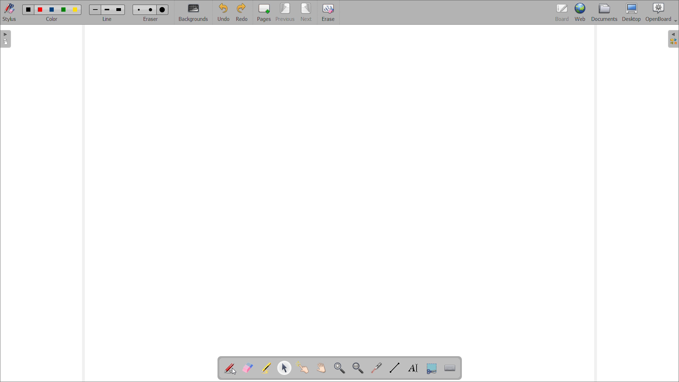  What do you see at coordinates (230, 368) in the screenshot?
I see `add annotation` at bounding box center [230, 368].